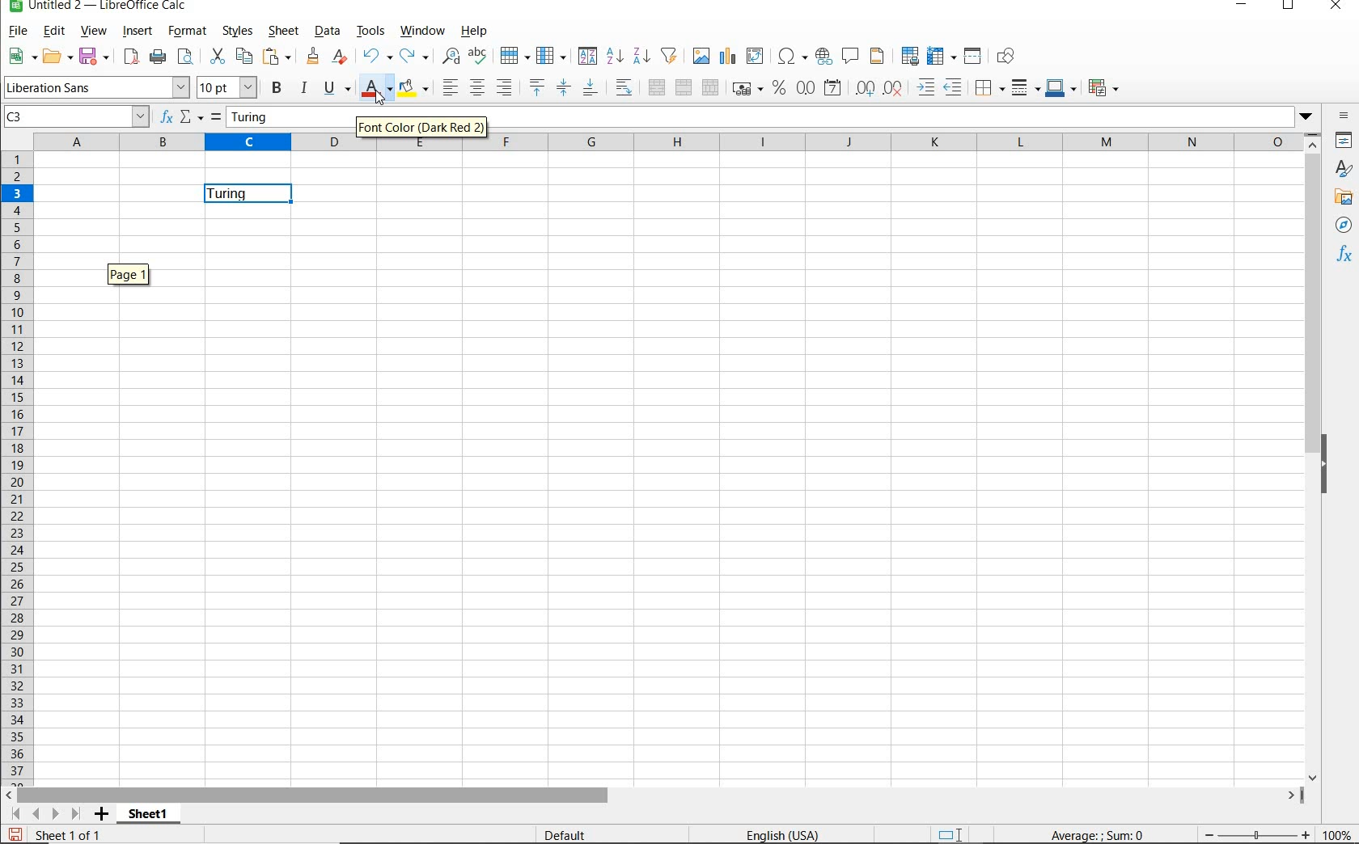  What do you see at coordinates (807, 87) in the screenshot?
I see `FORMAT AS NUMBER` at bounding box center [807, 87].